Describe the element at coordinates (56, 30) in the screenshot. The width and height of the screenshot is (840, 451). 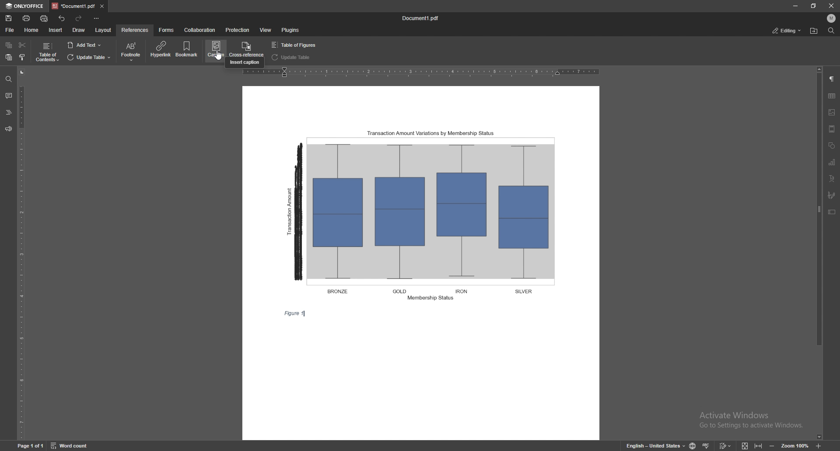
I see `insert` at that location.